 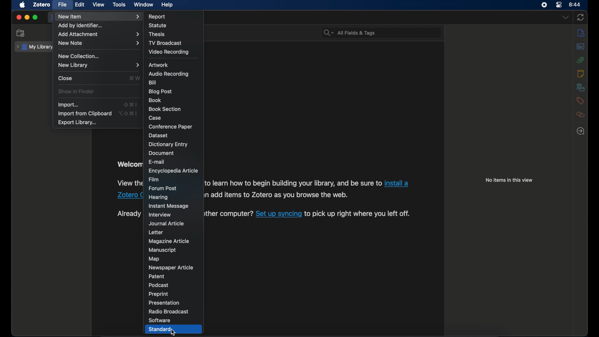 I want to click on film, so click(x=155, y=179).